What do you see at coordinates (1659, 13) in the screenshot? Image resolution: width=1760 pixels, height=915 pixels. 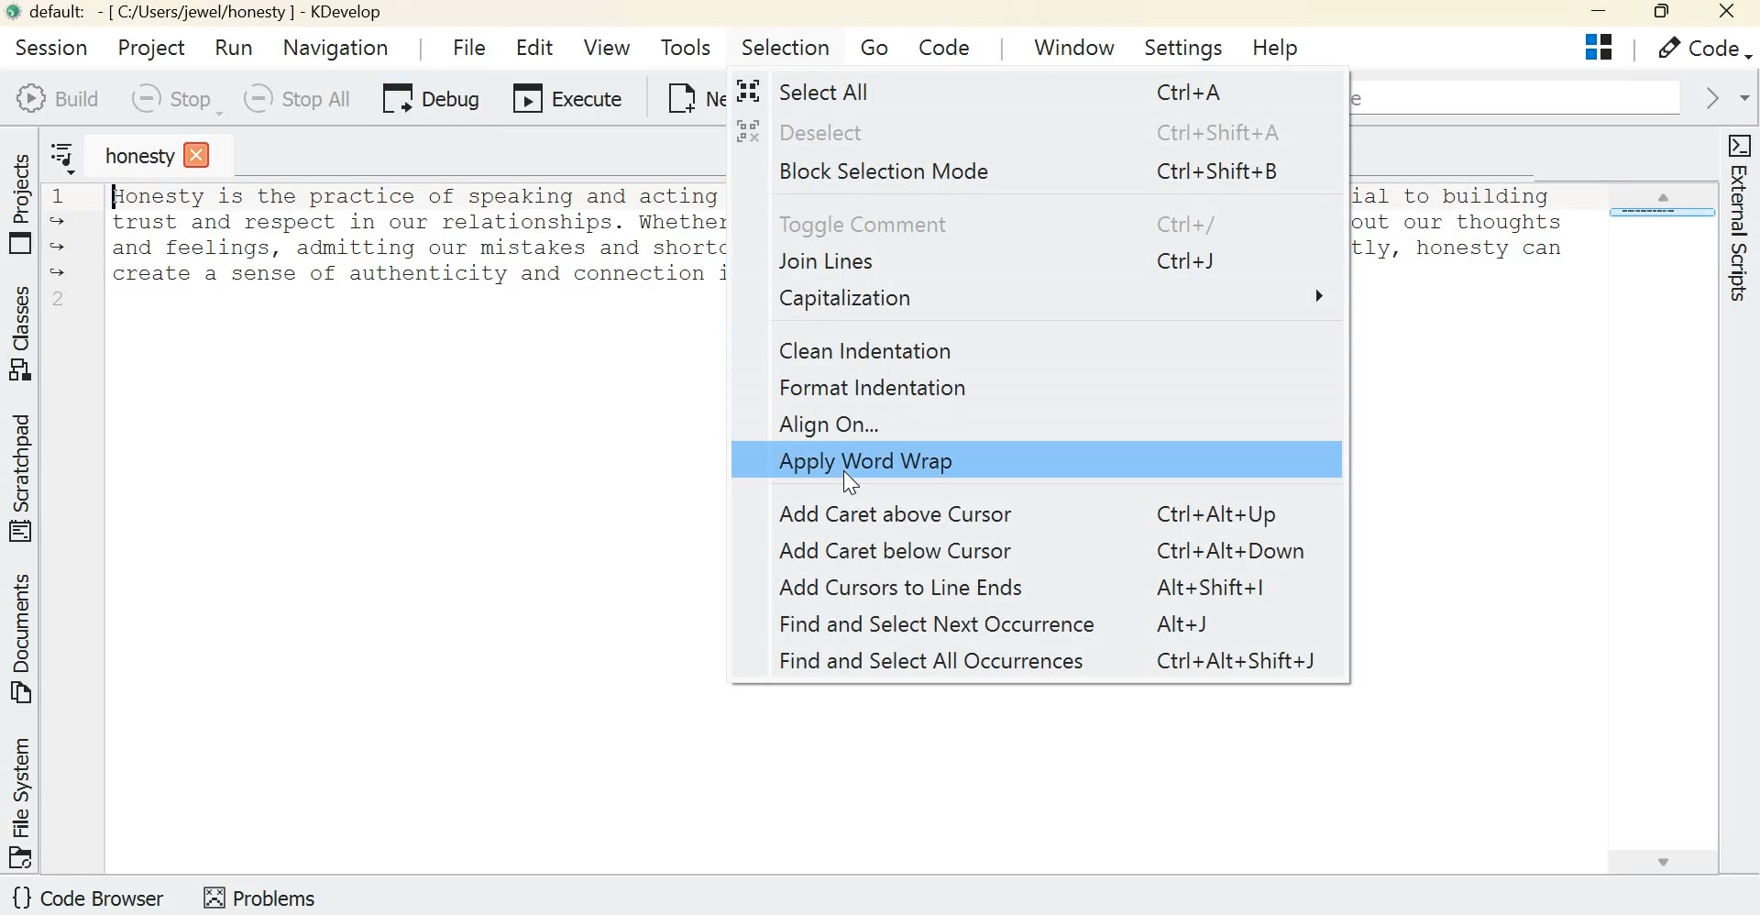 I see `Maximize` at bounding box center [1659, 13].